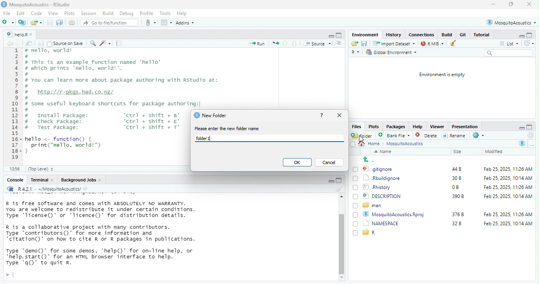 This screenshot has width=539, height=284. What do you see at coordinates (33, 34) in the screenshot?
I see `close` at bounding box center [33, 34].